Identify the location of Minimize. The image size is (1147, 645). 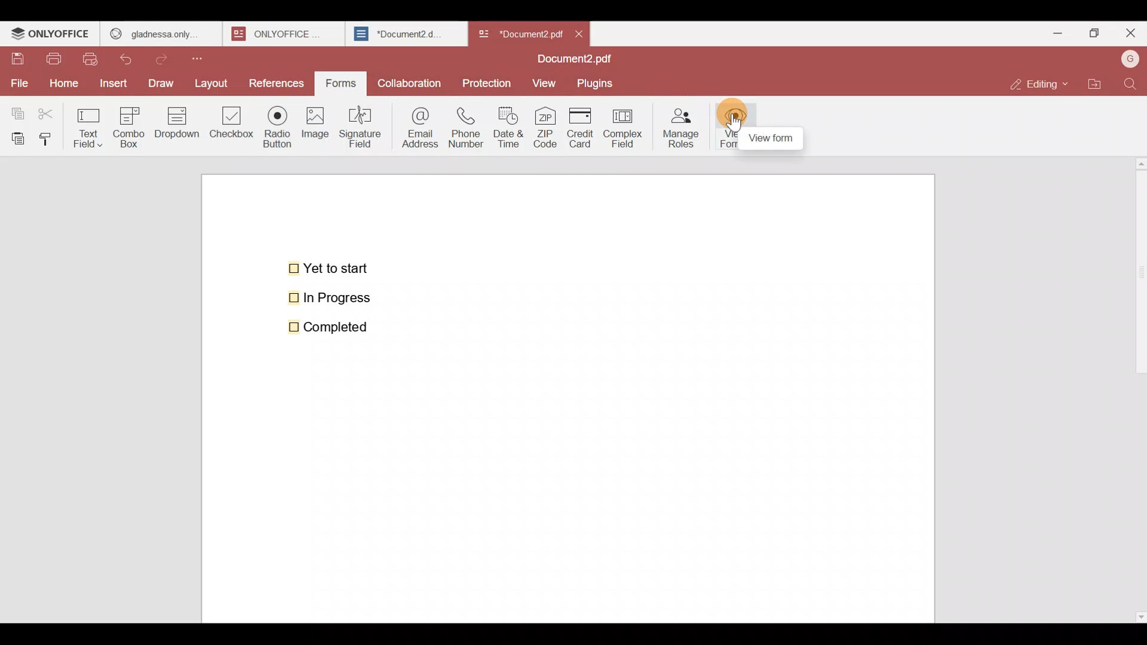
(1053, 31).